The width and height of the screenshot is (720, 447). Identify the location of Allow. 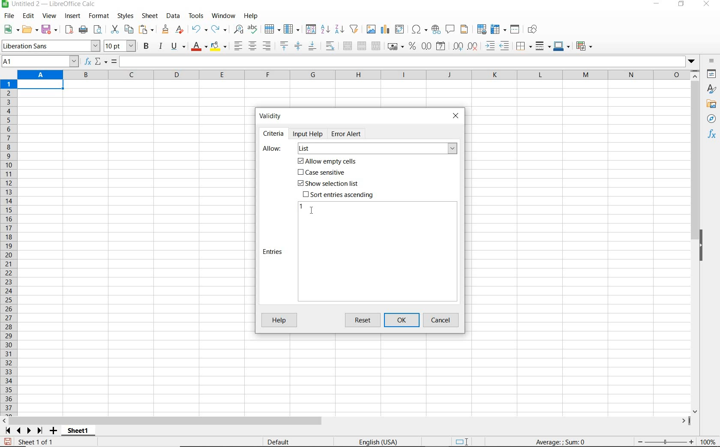
(273, 149).